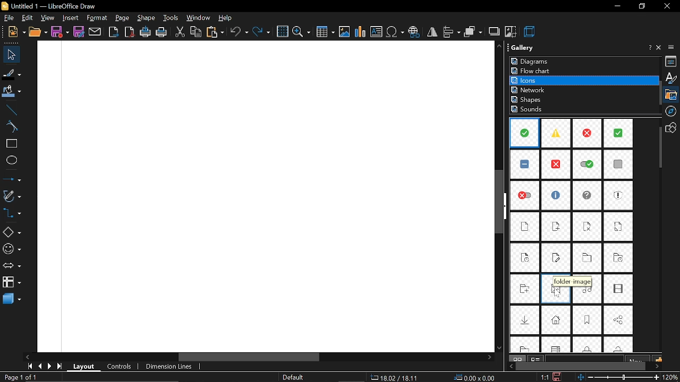 Image resolution: width=680 pixels, height=382 pixels. What do you see at coordinates (530, 90) in the screenshot?
I see `network ` at bounding box center [530, 90].